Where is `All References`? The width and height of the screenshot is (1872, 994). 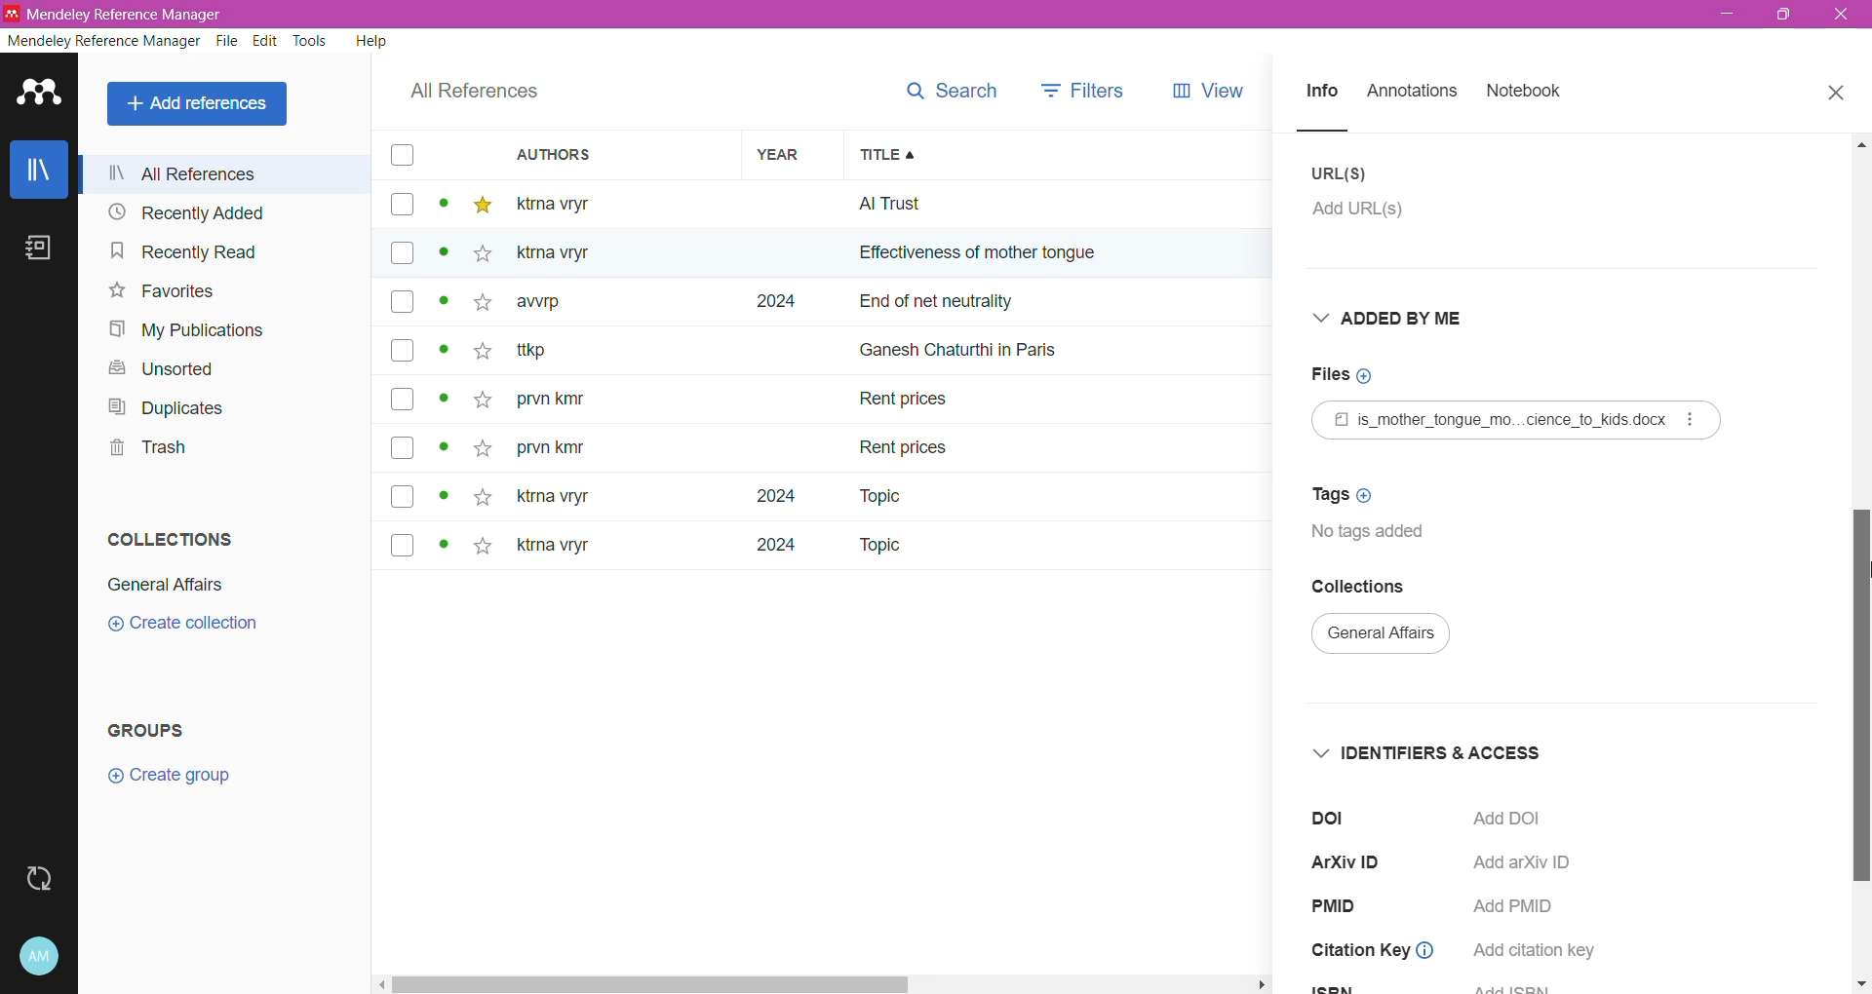
All References is located at coordinates (475, 92).